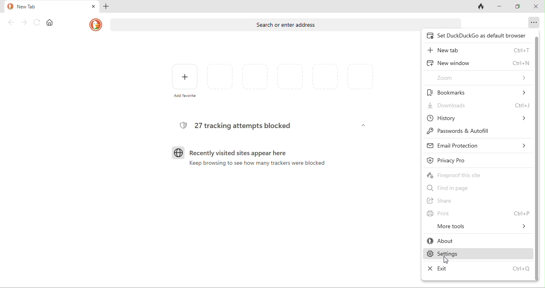 This screenshot has width=545, height=288. Describe the element at coordinates (257, 165) in the screenshot. I see `keep browsing to see how many trackers were blocked` at that location.